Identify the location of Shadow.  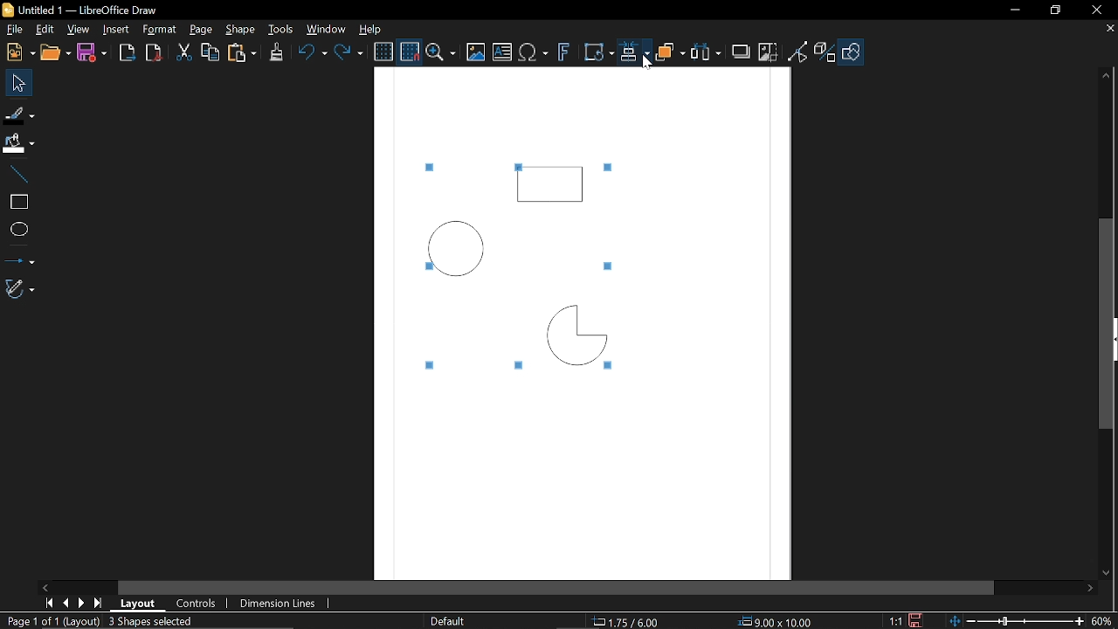
(742, 52).